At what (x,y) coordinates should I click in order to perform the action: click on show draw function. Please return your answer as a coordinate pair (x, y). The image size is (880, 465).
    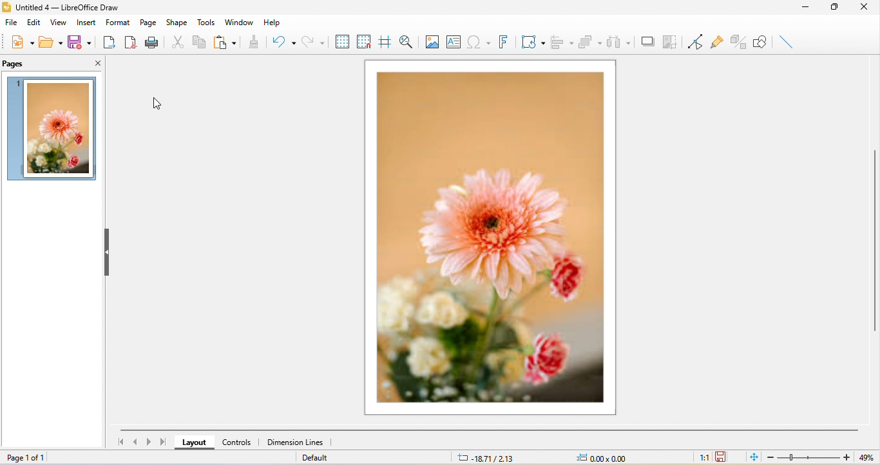
    Looking at the image, I should click on (760, 41).